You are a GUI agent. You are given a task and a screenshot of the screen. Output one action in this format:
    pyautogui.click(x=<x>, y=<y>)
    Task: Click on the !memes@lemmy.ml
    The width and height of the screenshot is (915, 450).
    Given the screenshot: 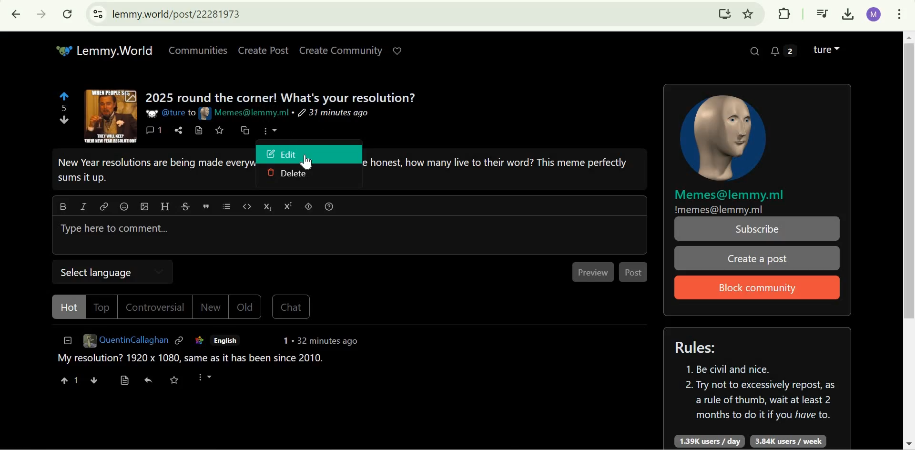 What is the action you would take?
    pyautogui.click(x=719, y=210)
    